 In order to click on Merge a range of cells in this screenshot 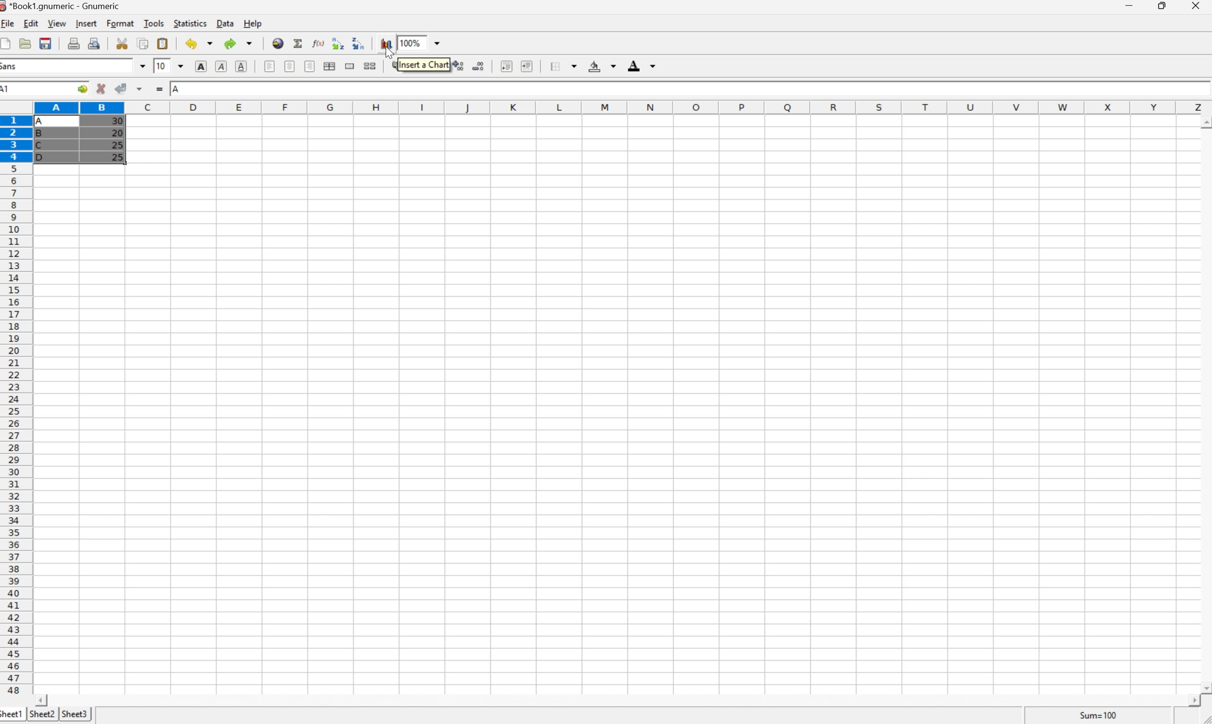, I will do `click(350, 67)`.